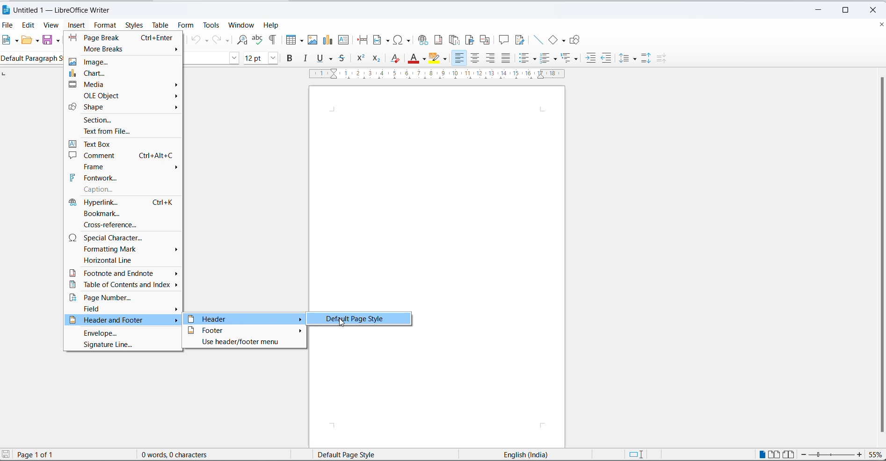 This screenshot has width=886, height=461. What do you see at coordinates (516, 454) in the screenshot?
I see `English(India)` at bounding box center [516, 454].